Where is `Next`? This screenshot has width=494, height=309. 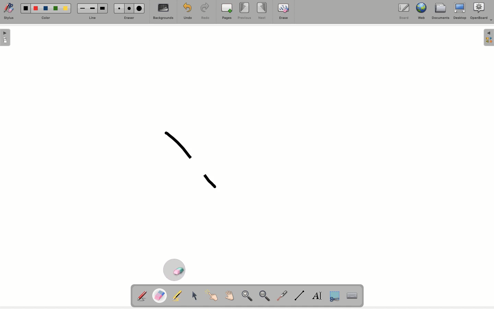
Next is located at coordinates (262, 11).